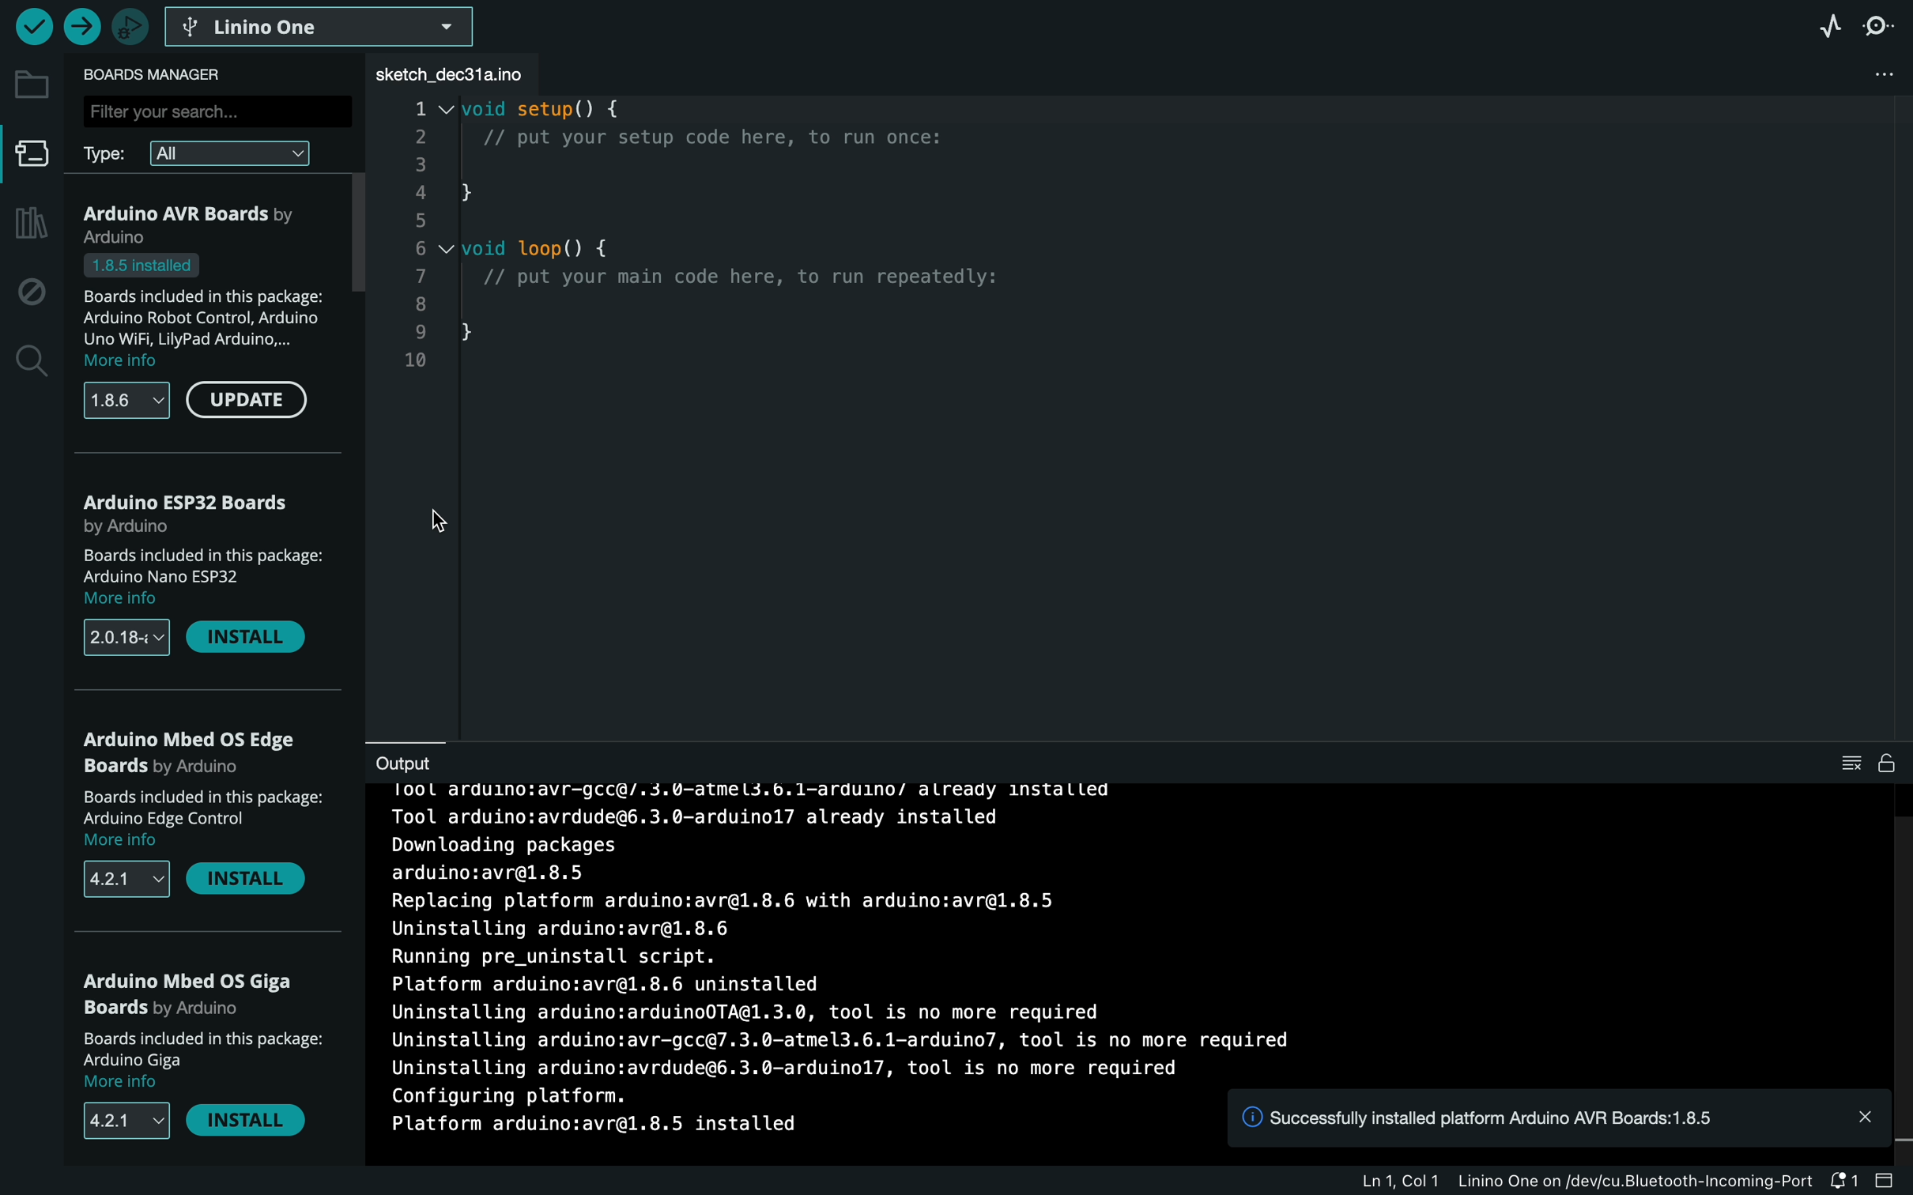  Describe the element at coordinates (590, 1128) in the screenshot. I see `Text` at that location.